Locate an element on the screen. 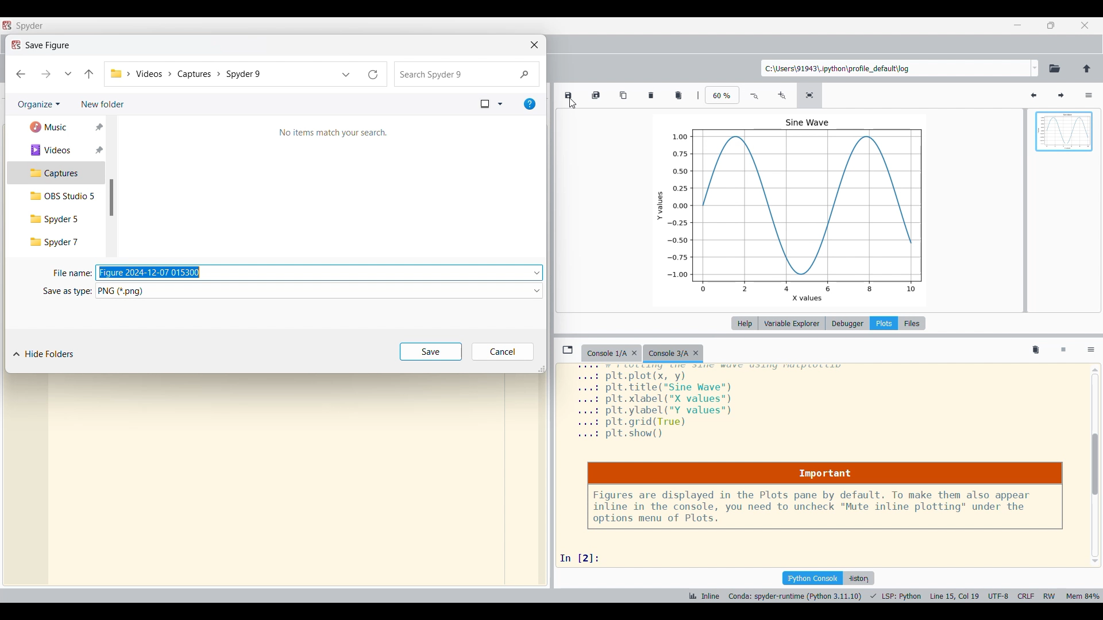 Image resolution: width=1103 pixels, height=620 pixels. Close is located at coordinates (534, 45).